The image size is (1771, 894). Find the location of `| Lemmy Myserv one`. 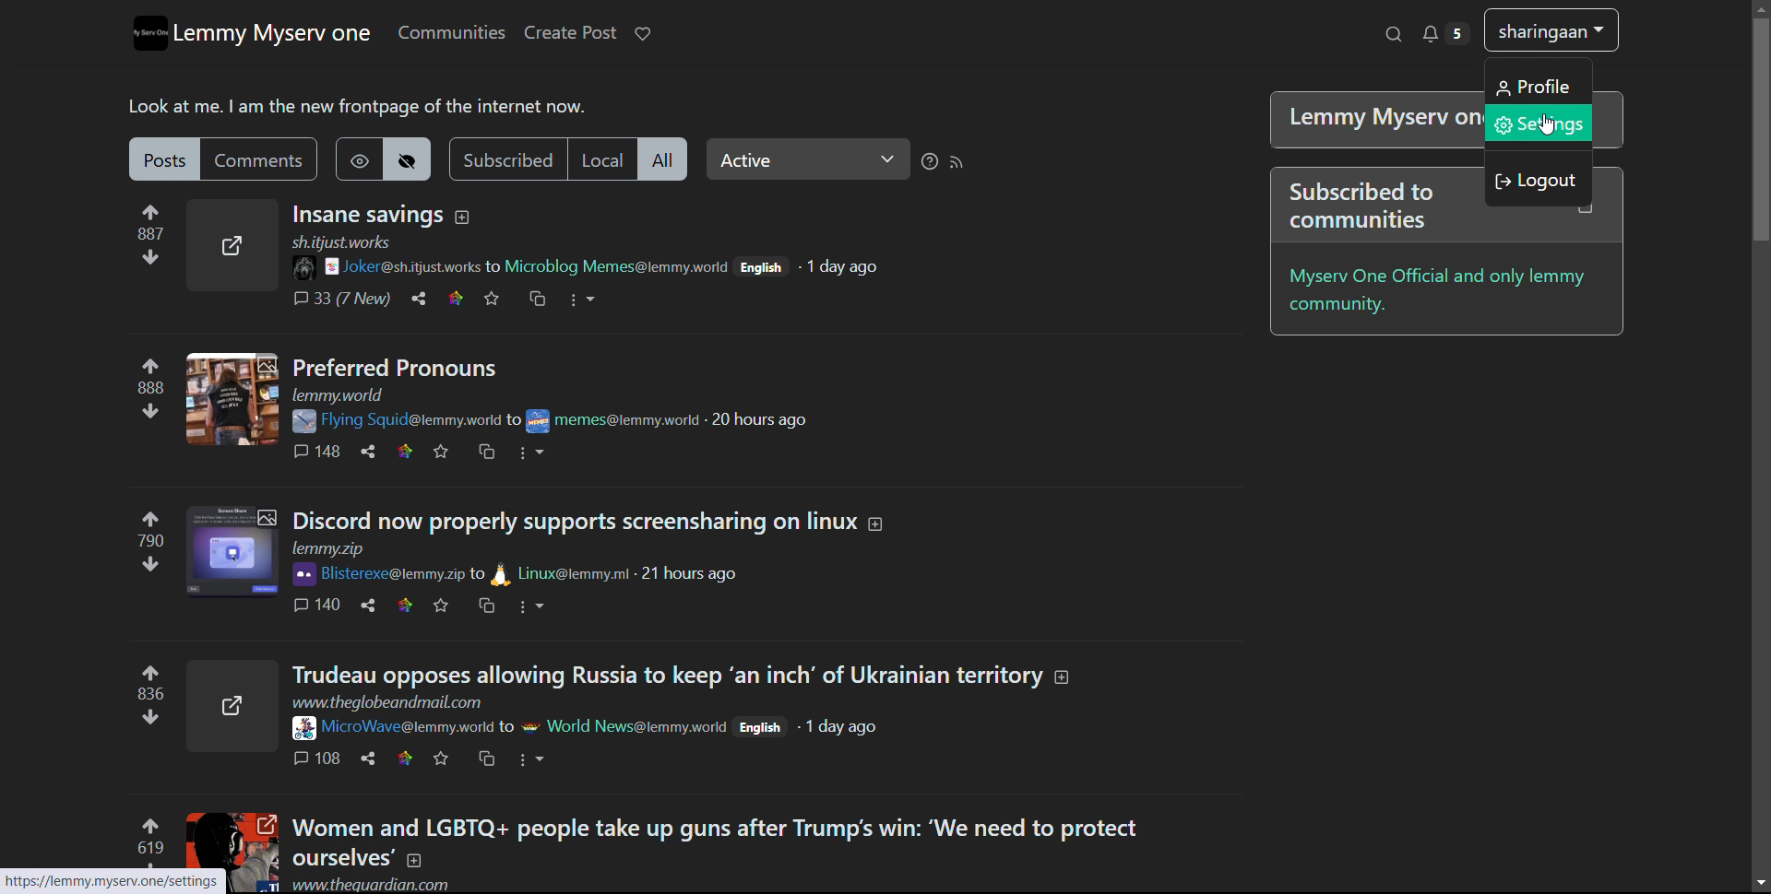

| Lemmy Myserv one is located at coordinates (1379, 117).